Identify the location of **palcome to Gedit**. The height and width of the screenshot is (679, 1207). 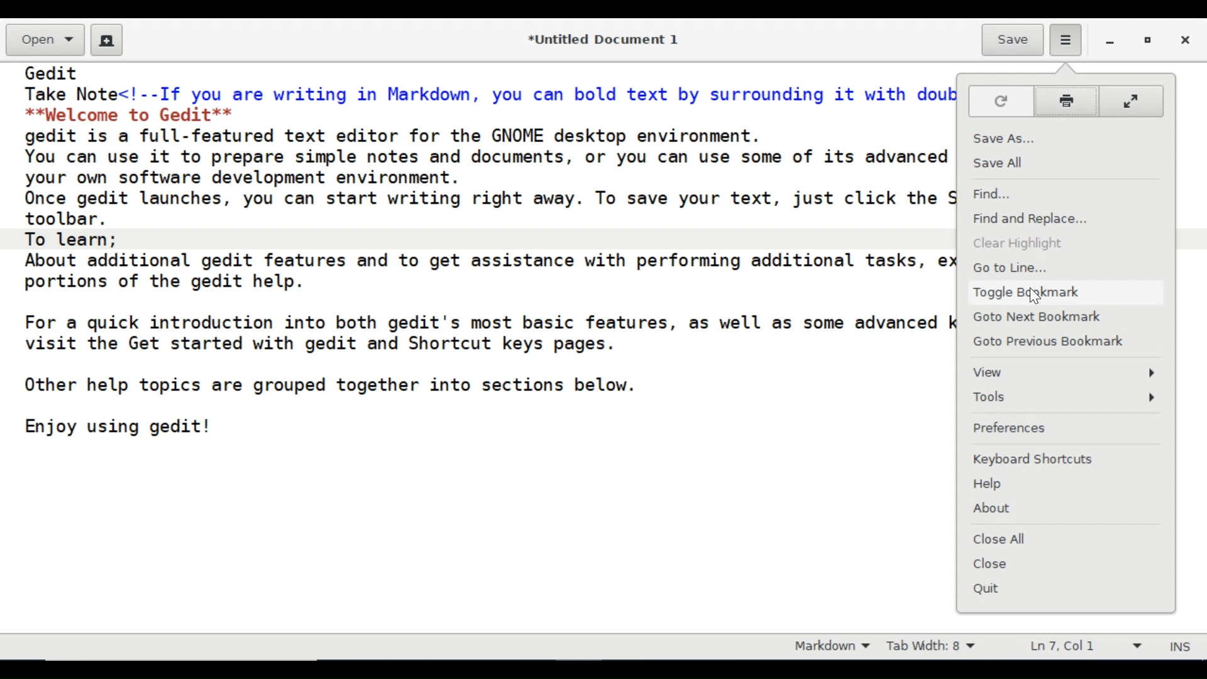
(135, 114).